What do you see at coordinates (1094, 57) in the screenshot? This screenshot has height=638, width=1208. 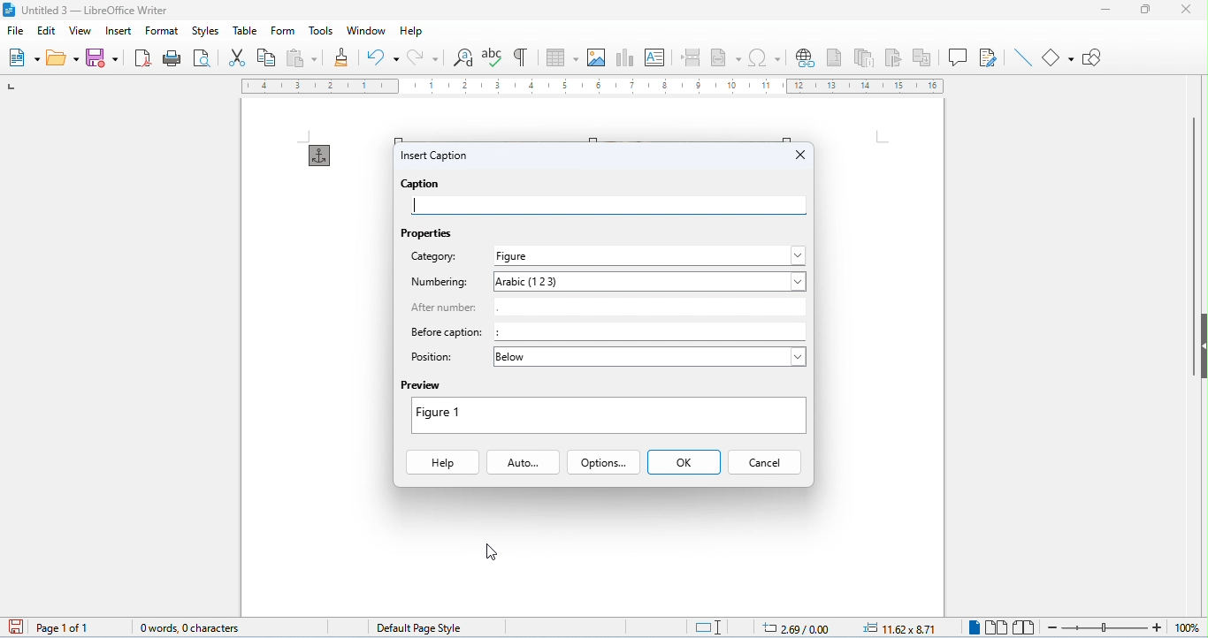 I see `show draw functions` at bounding box center [1094, 57].